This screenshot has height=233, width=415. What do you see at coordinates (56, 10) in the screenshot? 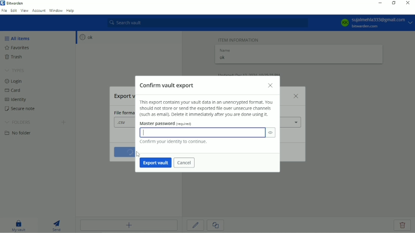
I see `Window` at bounding box center [56, 10].